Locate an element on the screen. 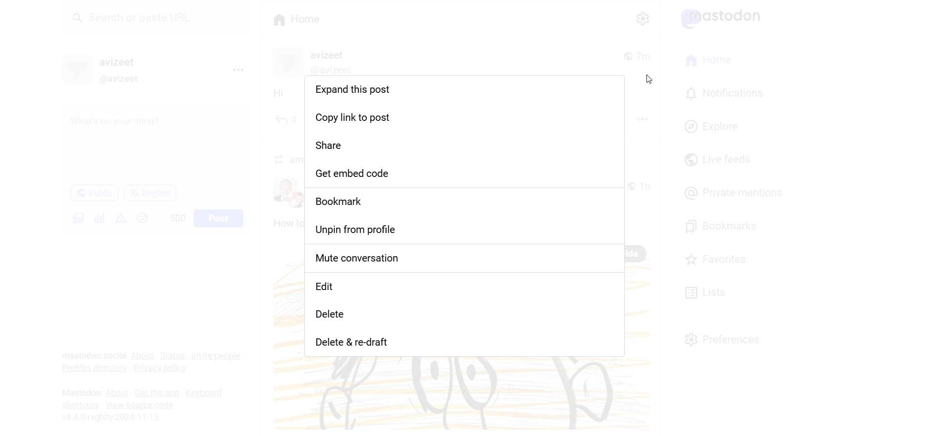 The width and height of the screenshot is (929, 436). Post Pinned to Profile, now getting option to Unpin from Profile is located at coordinates (468, 231).